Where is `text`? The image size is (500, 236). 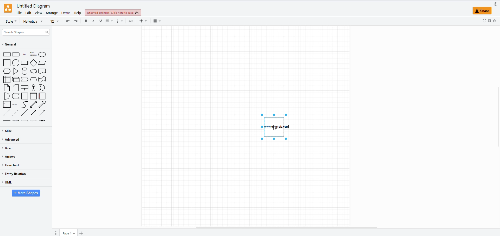
text is located at coordinates (277, 127).